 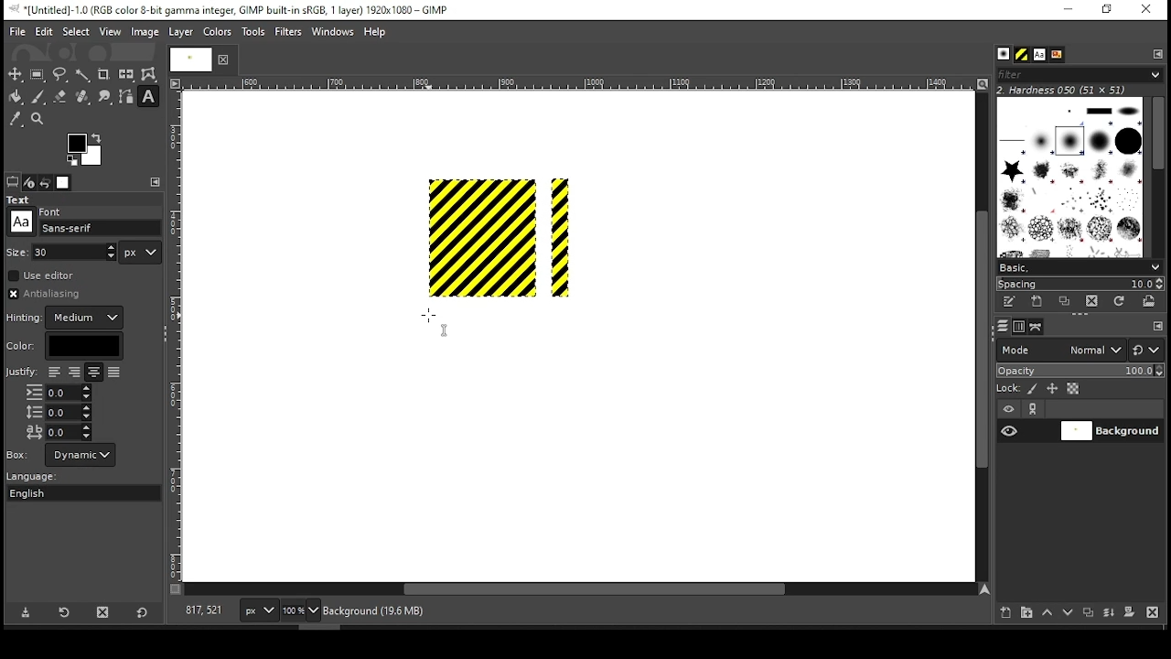 I want to click on select brush preset, so click(x=1081, y=266).